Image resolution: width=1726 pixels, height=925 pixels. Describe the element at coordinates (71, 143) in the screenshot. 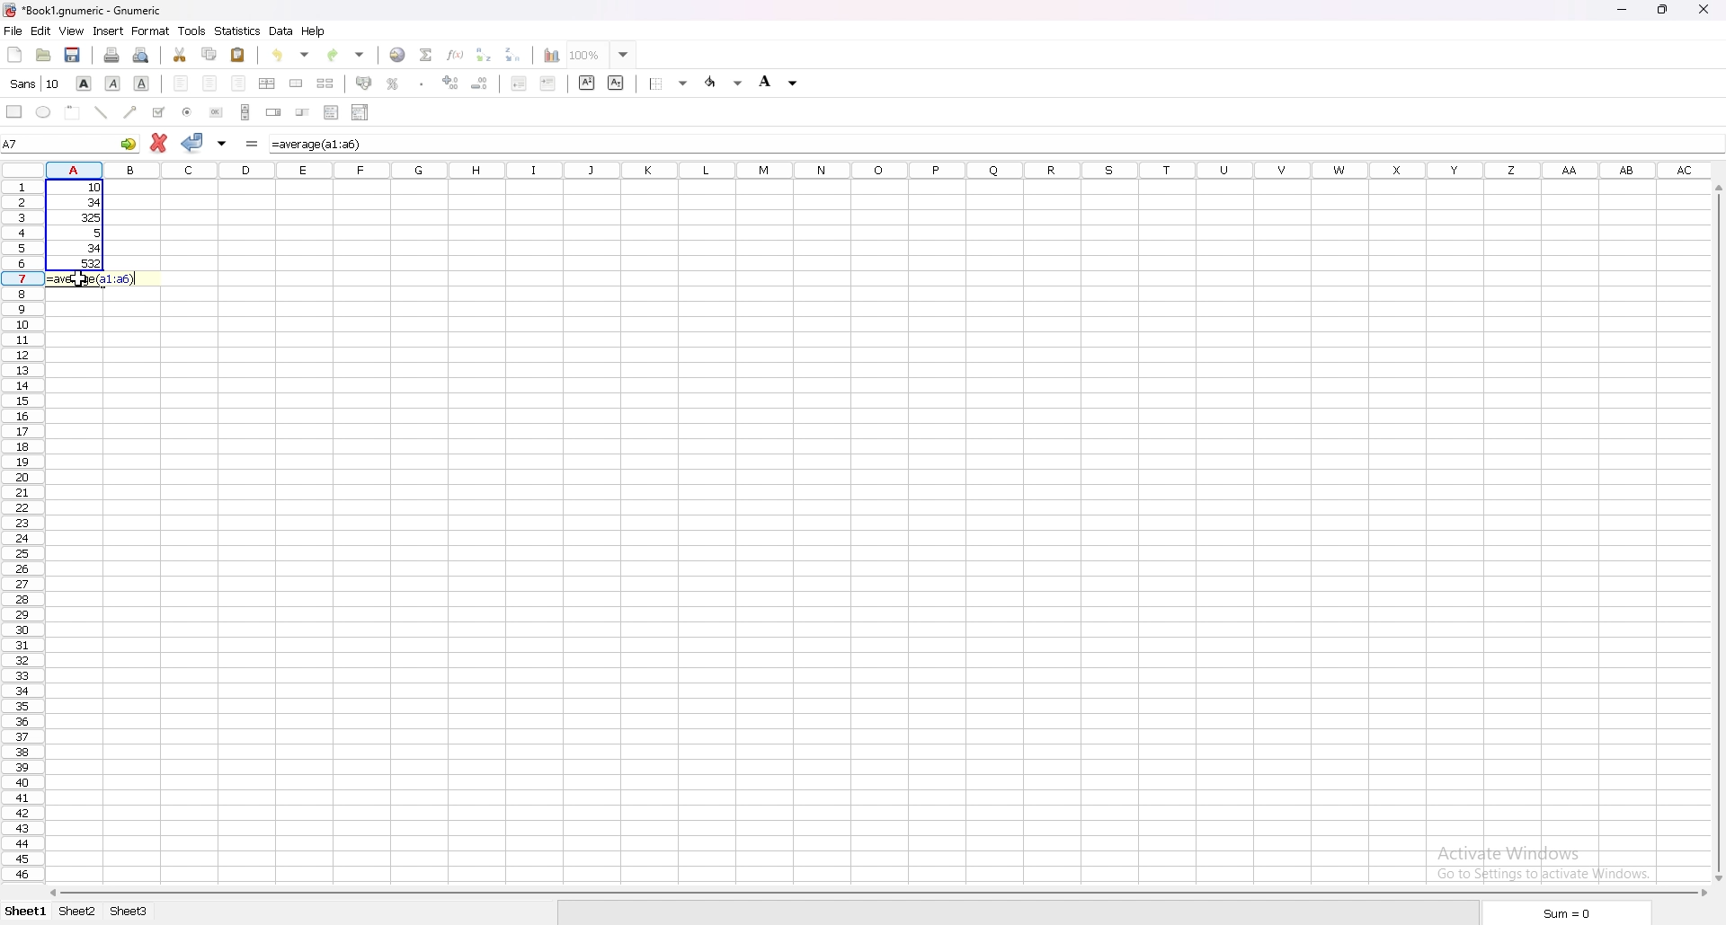

I see `A7` at that location.